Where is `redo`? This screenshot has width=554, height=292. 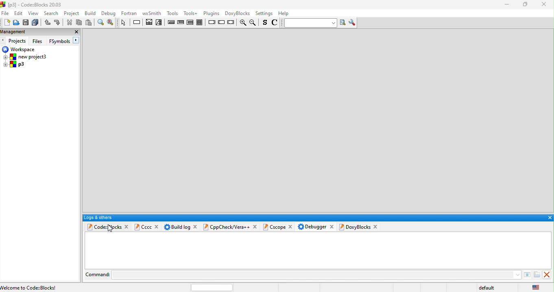 redo is located at coordinates (58, 23).